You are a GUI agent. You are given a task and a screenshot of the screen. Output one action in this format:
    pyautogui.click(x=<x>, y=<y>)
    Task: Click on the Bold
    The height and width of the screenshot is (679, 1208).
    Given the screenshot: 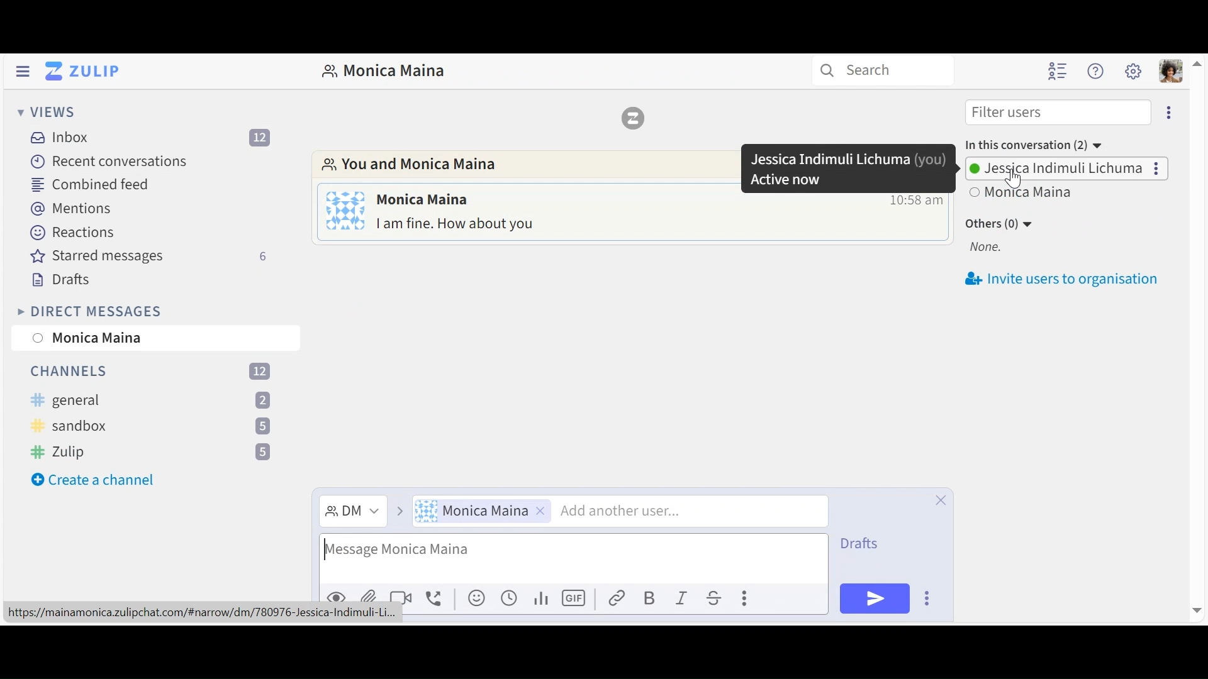 What is the action you would take?
    pyautogui.click(x=652, y=598)
    